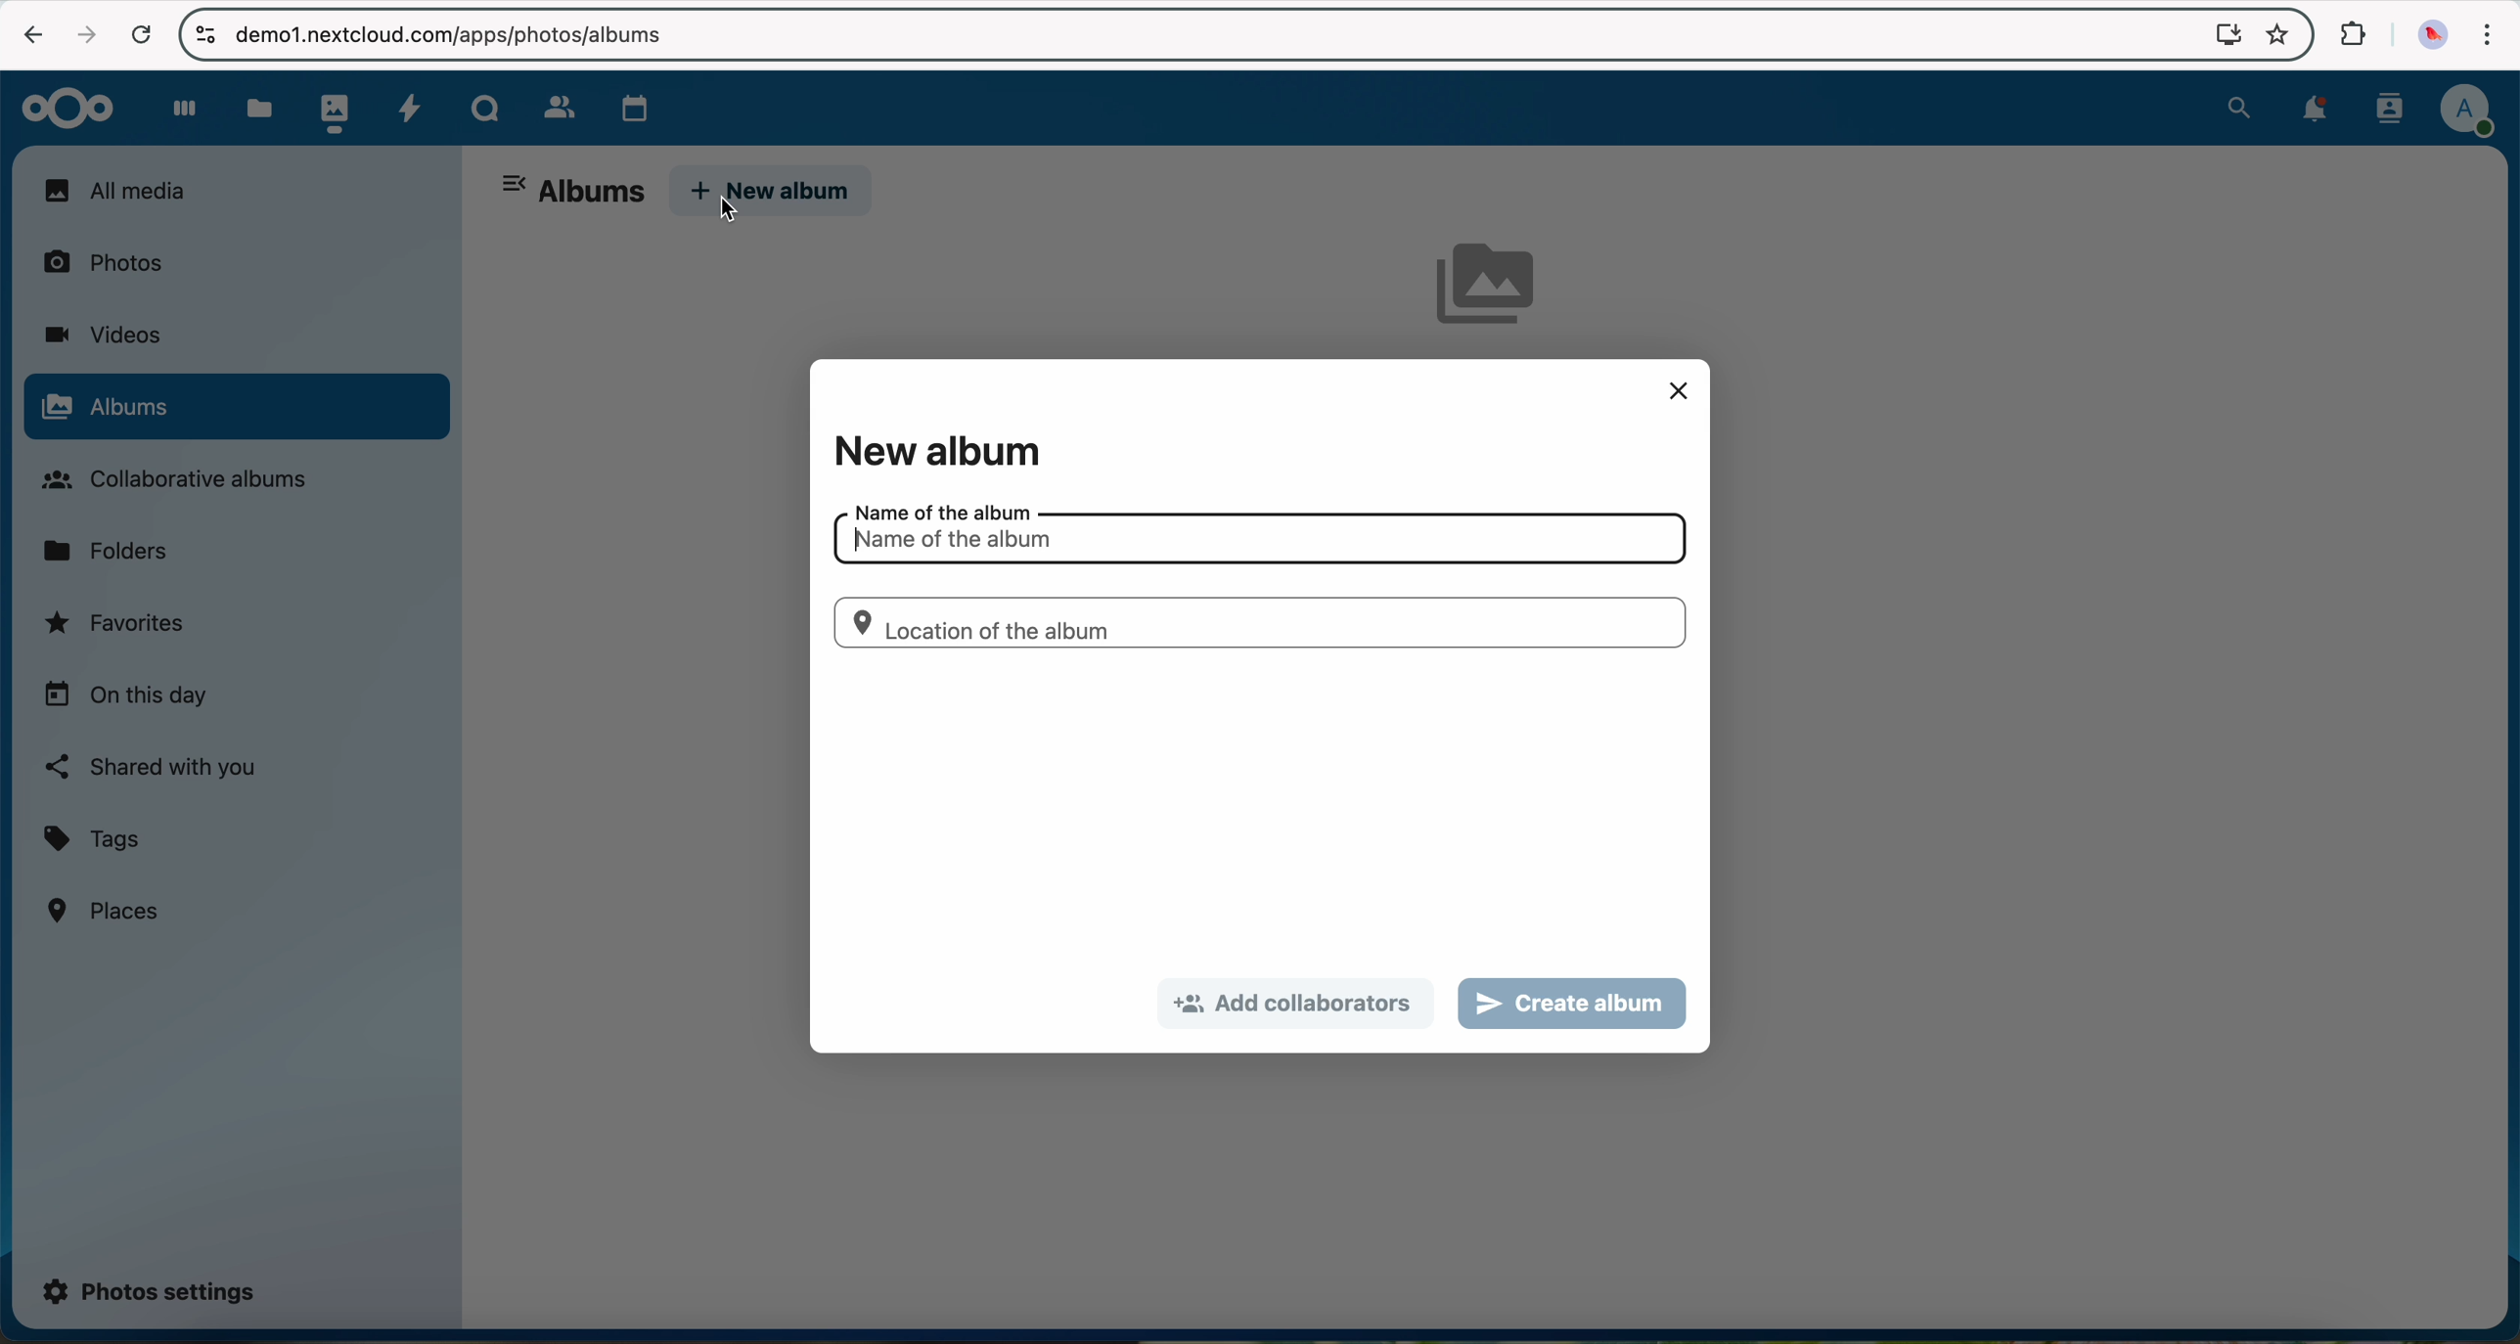 This screenshot has width=2520, height=1344. I want to click on Nextcloud logo, so click(60, 107).